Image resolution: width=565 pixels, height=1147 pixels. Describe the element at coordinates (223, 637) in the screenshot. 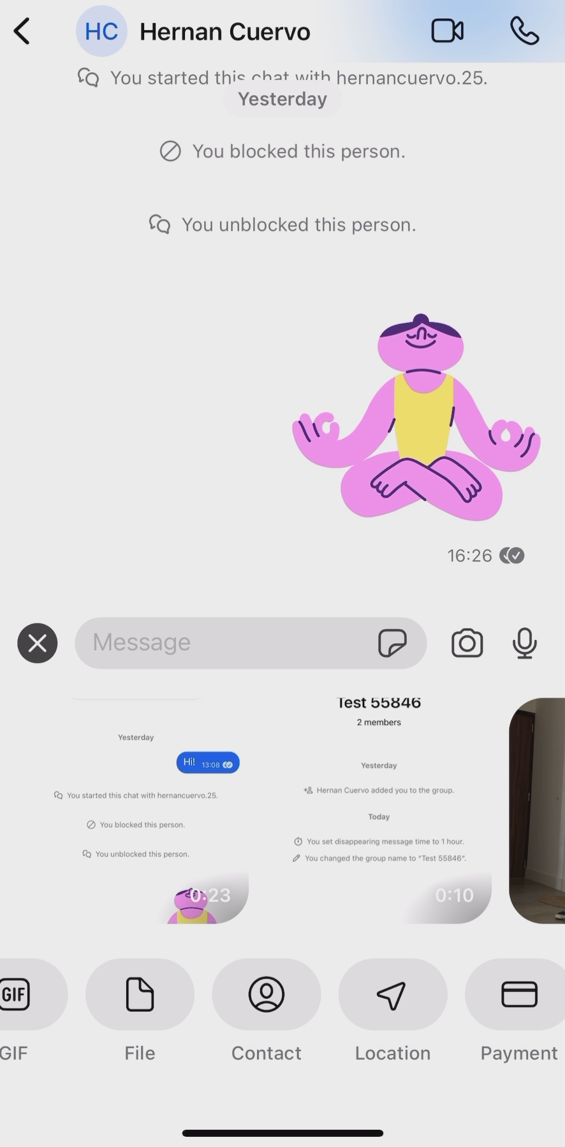

I see `message bar` at that location.